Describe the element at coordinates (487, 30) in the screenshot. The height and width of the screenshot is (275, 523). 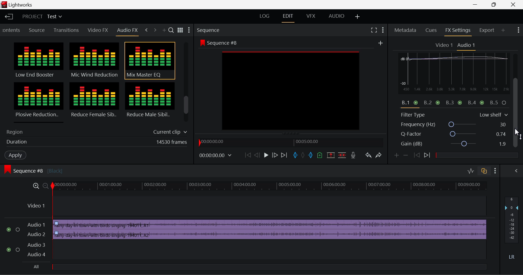
I see `Export` at that location.